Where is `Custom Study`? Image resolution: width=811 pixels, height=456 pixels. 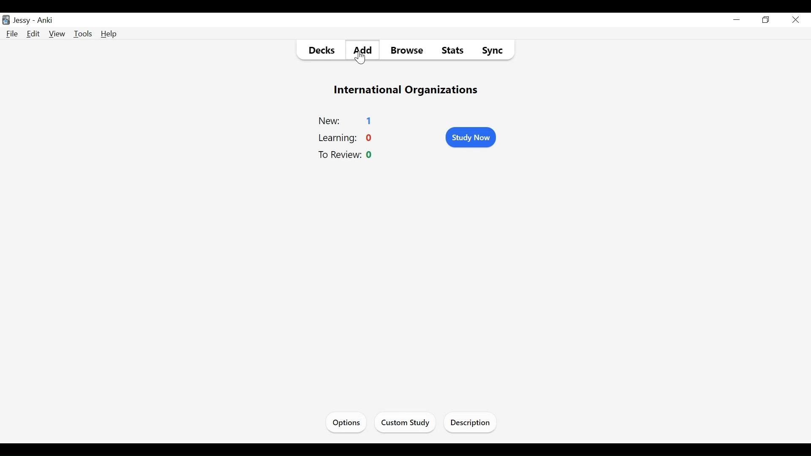
Custom Study is located at coordinates (404, 423).